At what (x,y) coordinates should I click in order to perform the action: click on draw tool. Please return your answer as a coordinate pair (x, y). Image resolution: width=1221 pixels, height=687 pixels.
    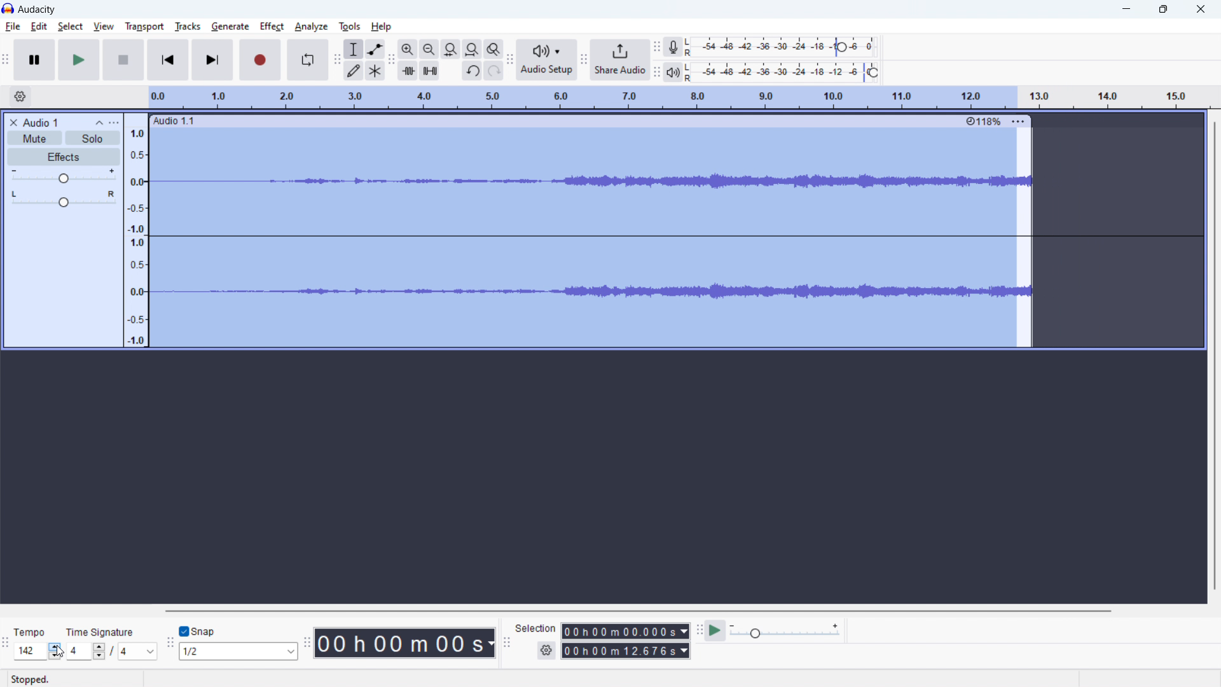
    Looking at the image, I should click on (354, 70).